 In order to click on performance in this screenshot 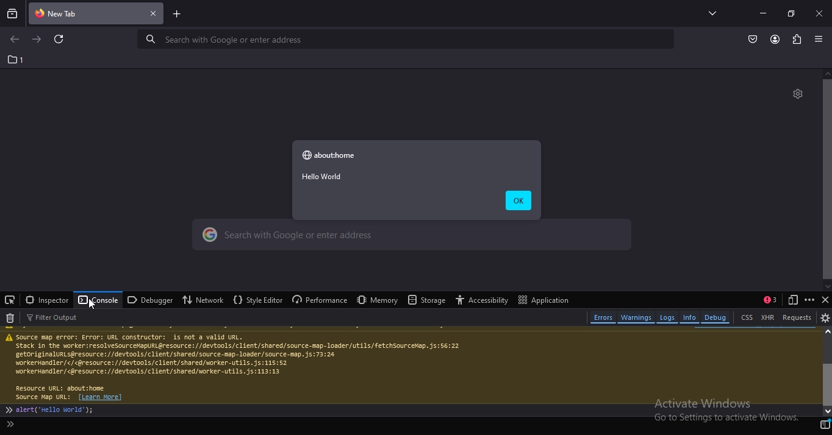, I will do `click(320, 299)`.